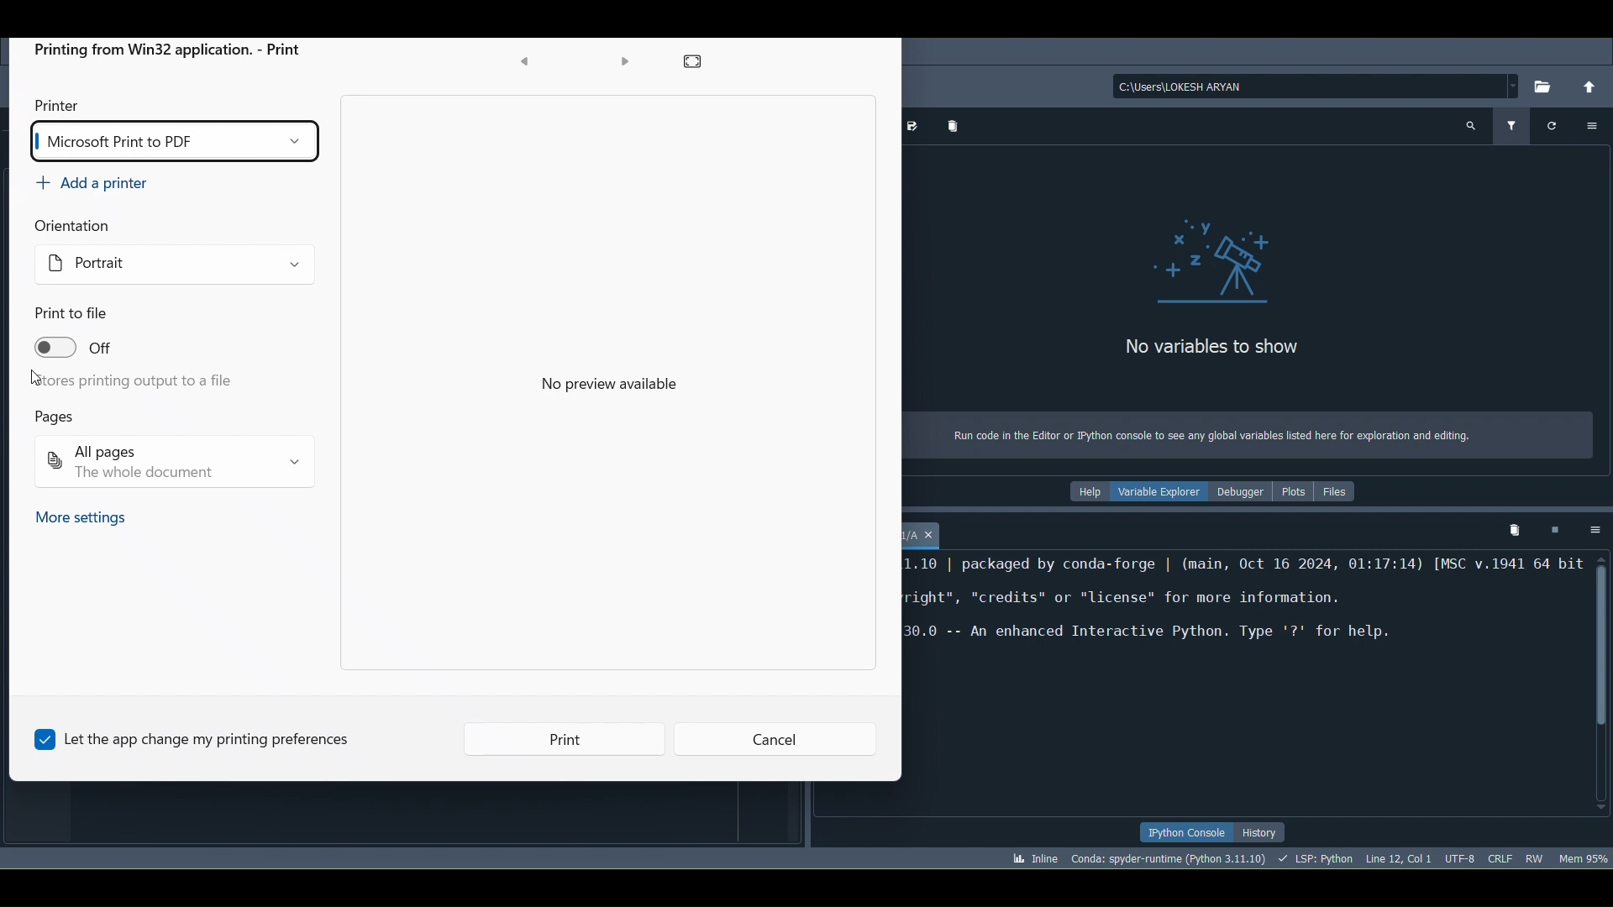 Image resolution: width=1613 pixels, height=907 pixels. What do you see at coordinates (1498, 859) in the screenshot?
I see `File EOL status` at bounding box center [1498, 859].